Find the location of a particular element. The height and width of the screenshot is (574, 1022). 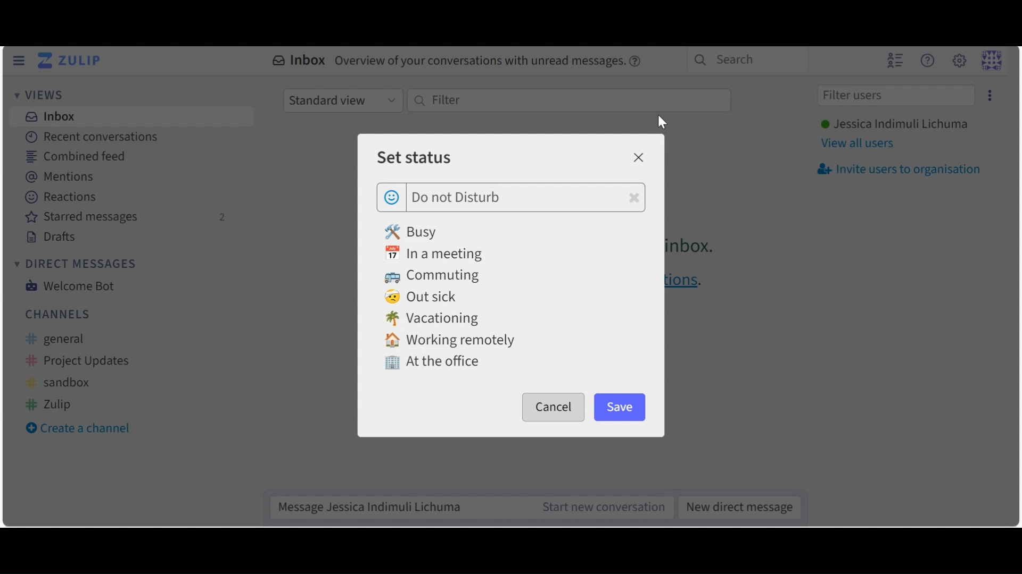

Commuting is located at coordinates (436, 277).